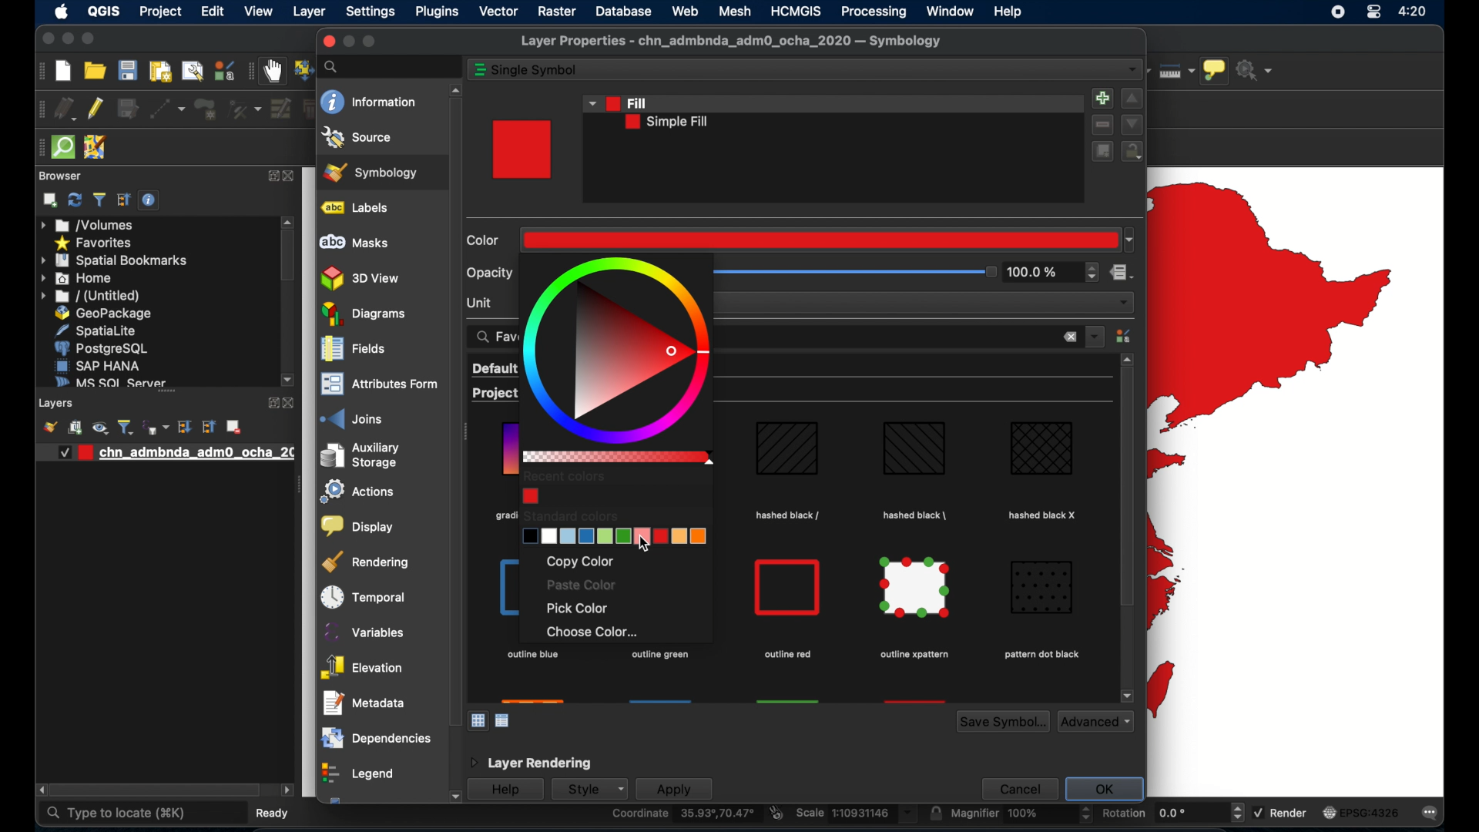 This screenshot has width=1479, height=832. What do you see at coordinates (356, 527) in the screenshot?
I see `display` at bounding box center [356, 527].